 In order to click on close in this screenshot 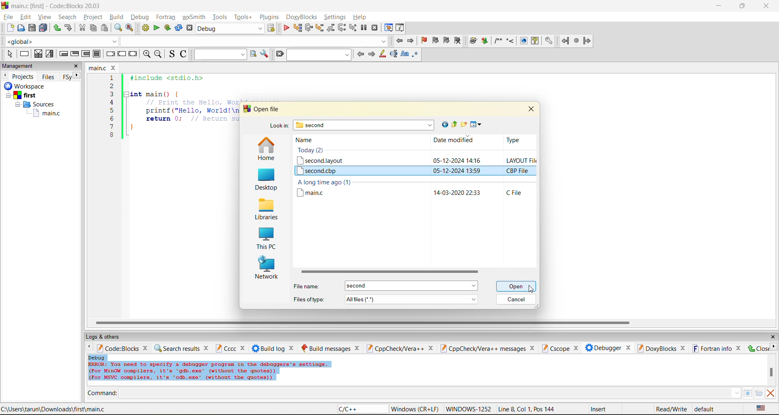, I will do `click(244, 348)`.